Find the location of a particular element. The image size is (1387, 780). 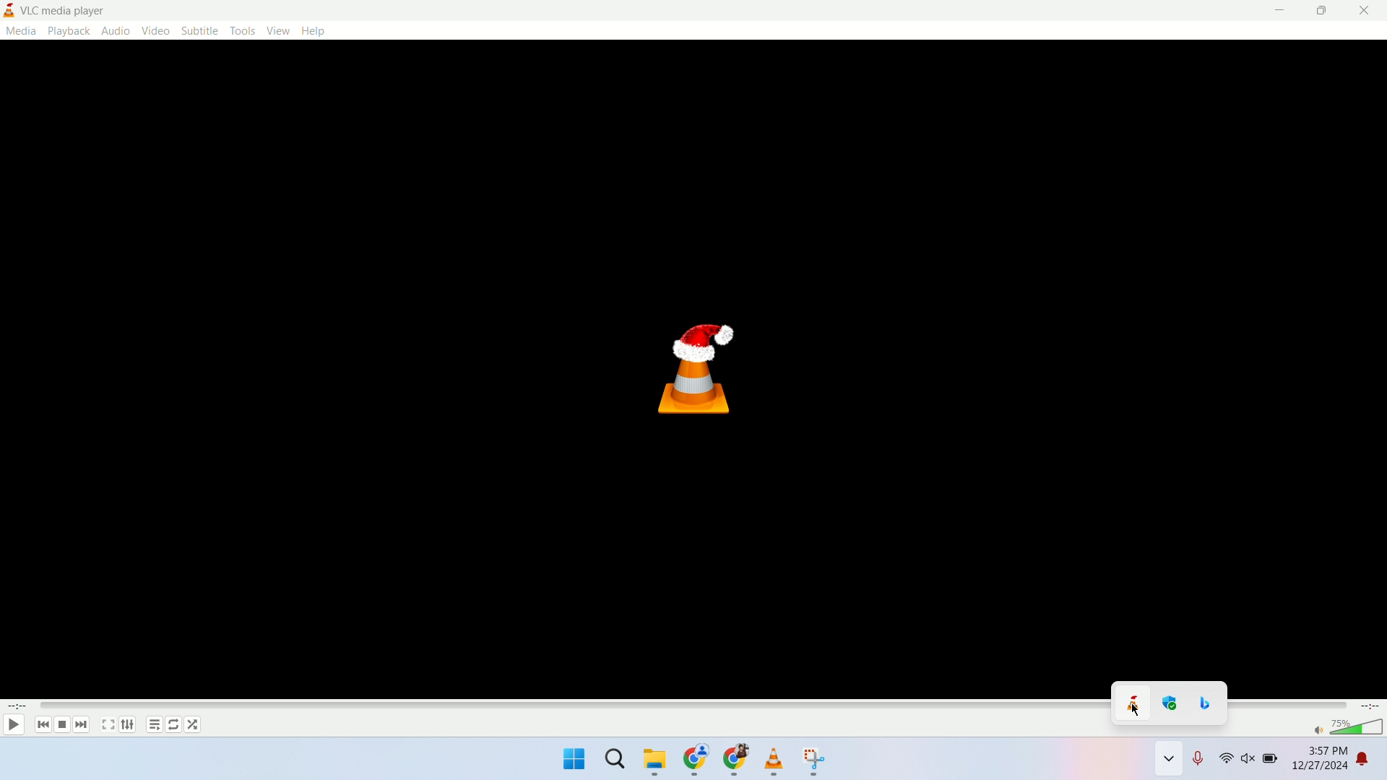

remaining time is located at coordinates (1371, 706).